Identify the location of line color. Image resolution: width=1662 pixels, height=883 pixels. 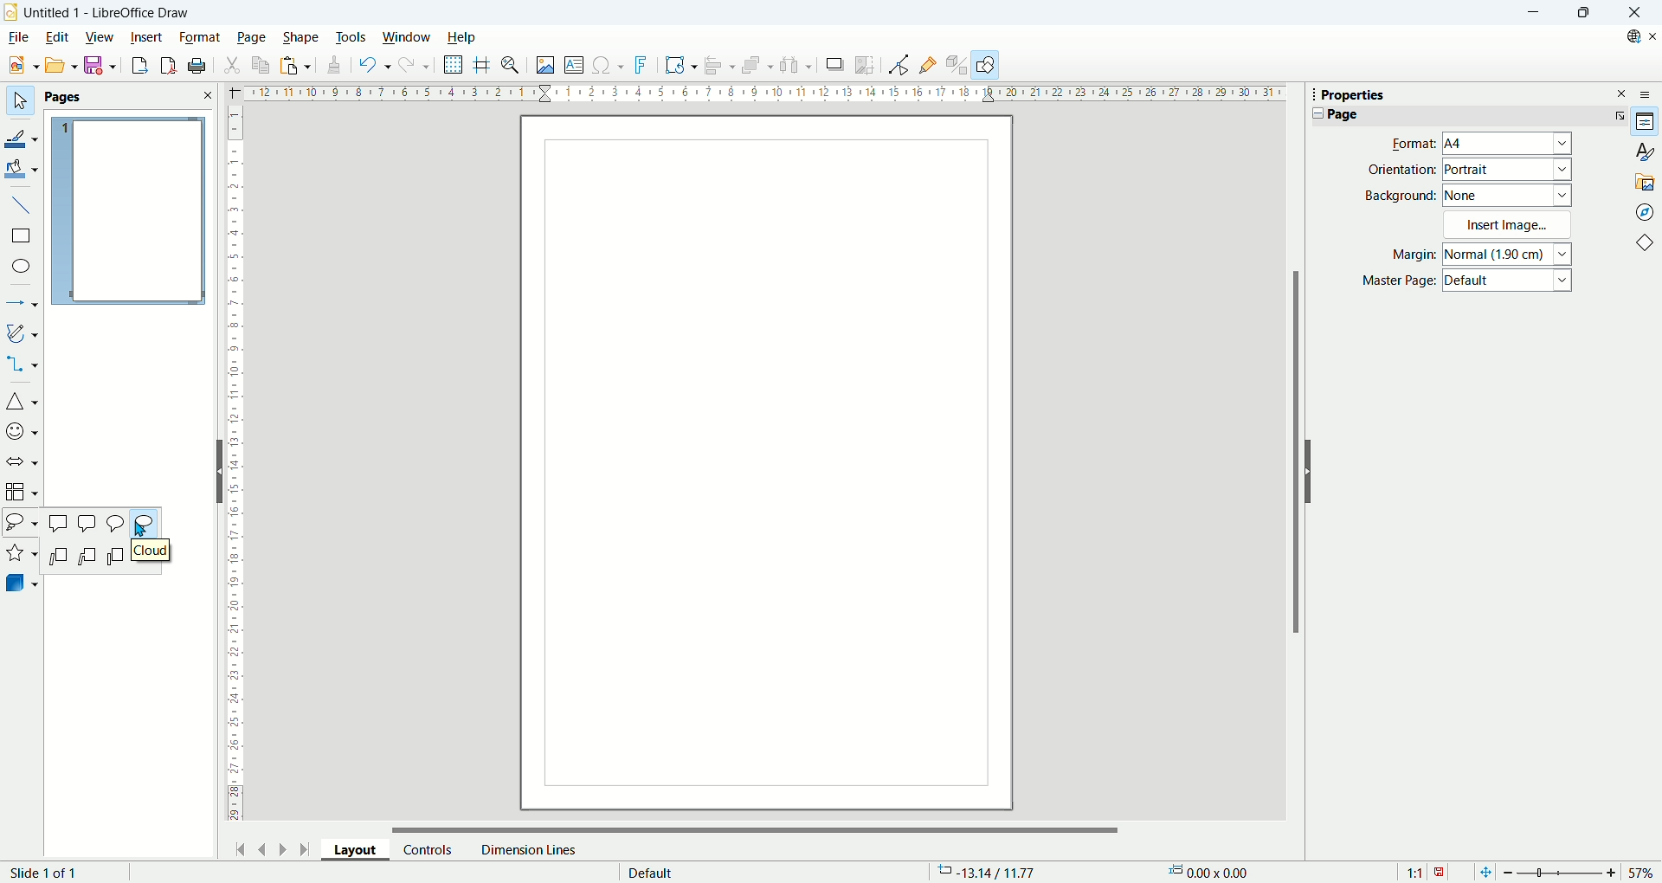
(22, 137).